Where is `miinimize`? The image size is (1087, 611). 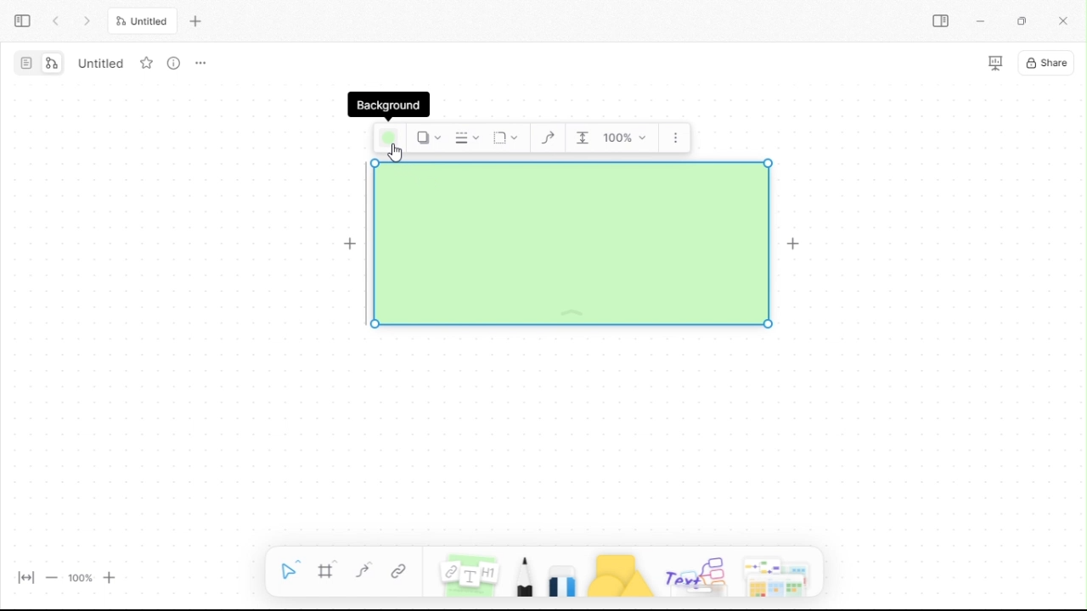 miinimize is located at coordinates (983, 21).